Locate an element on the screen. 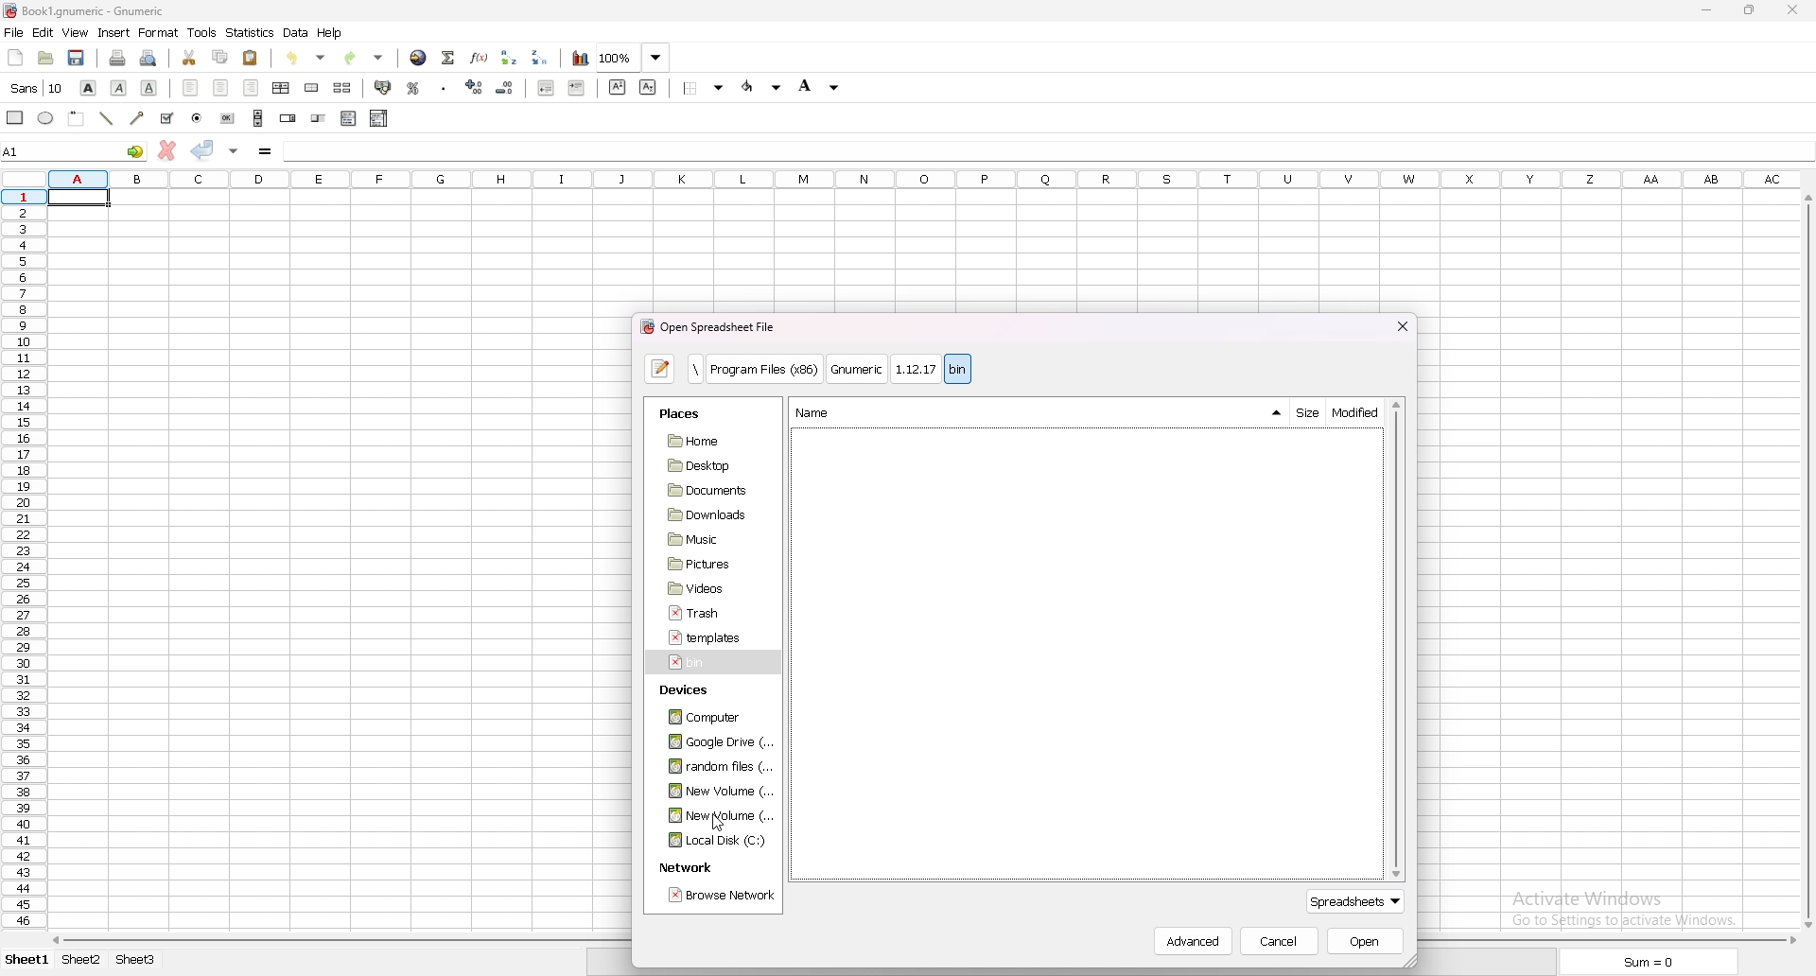 This screenshot has height=976, width=1816. cell input is located at coordinates (1046, 150).